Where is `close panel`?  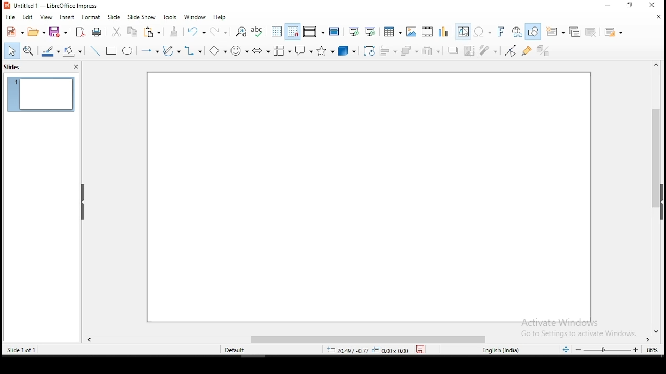 close panel is located at coordinates (76, 66).